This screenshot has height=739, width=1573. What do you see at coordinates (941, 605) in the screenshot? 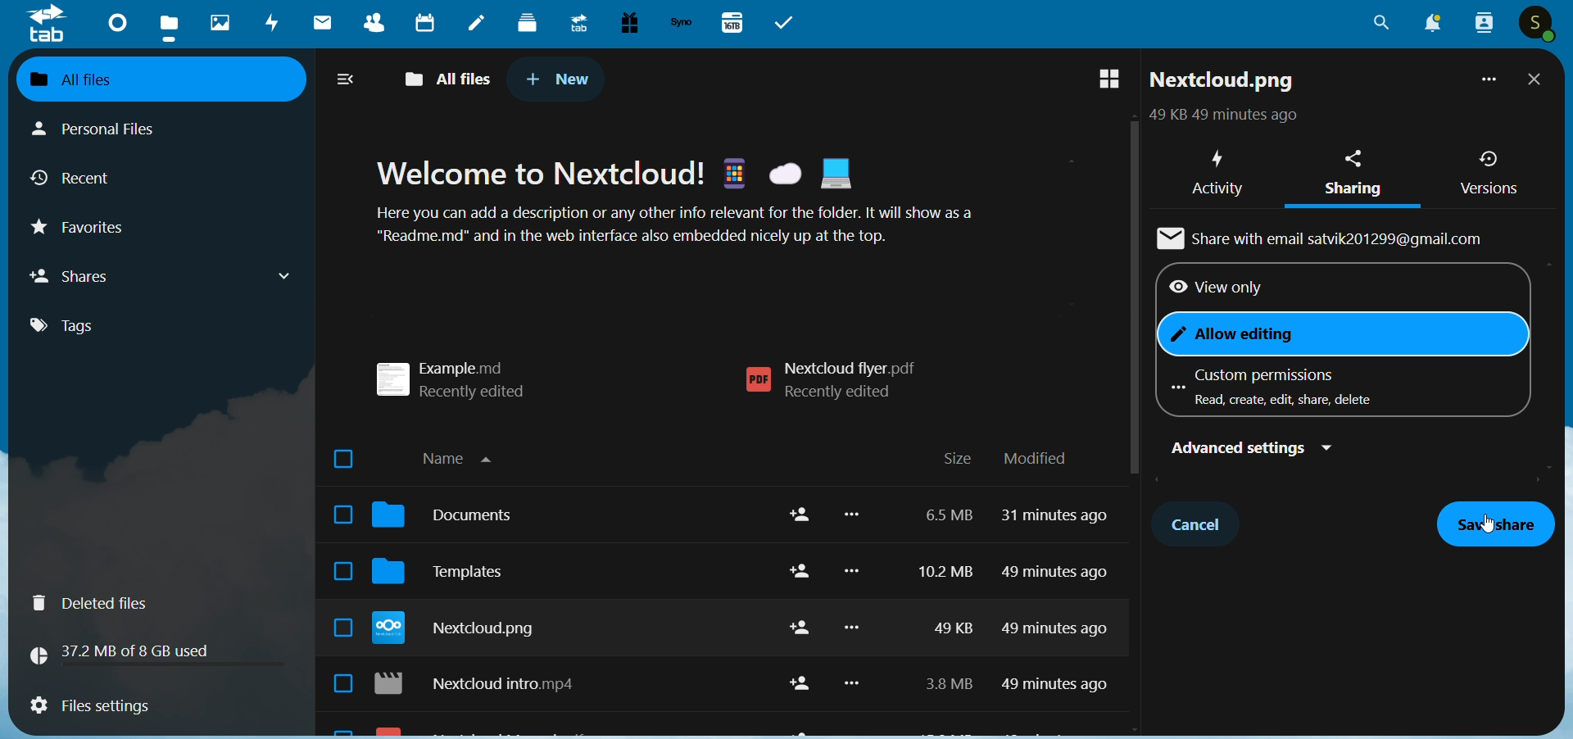
I see `file size ` at bounding box center [941, 605].